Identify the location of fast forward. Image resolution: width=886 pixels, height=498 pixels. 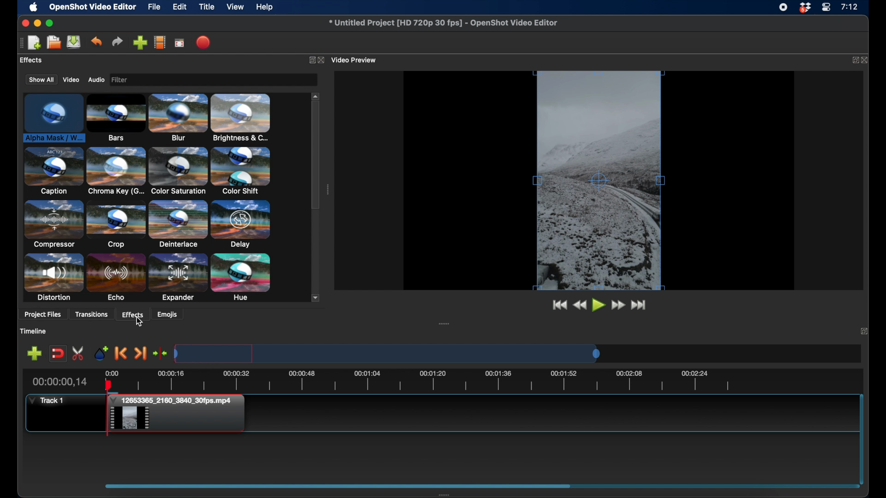
(619, 305).